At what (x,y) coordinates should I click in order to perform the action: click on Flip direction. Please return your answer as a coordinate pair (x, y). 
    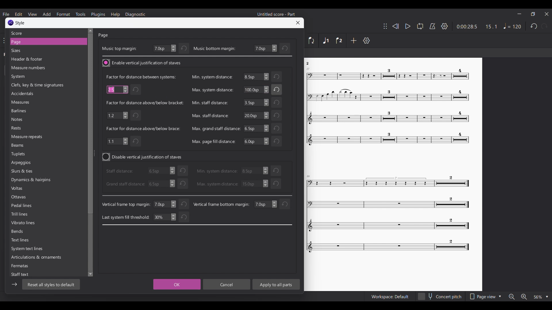
    Looking at the image, I should click on (312, 40).